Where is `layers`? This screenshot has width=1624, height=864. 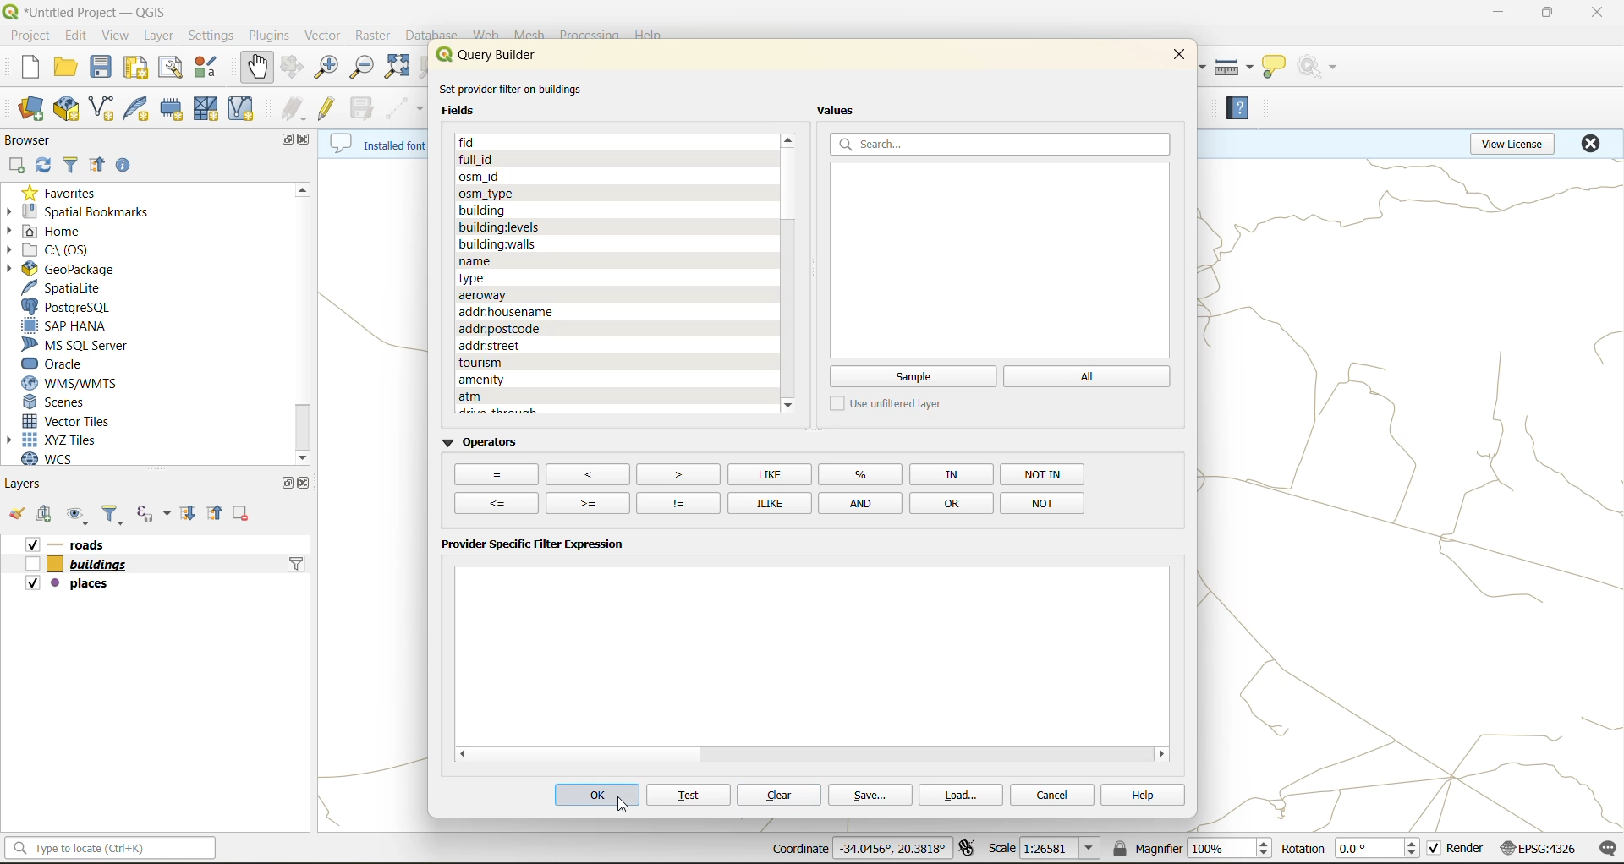
layers is located at coordinates (95, 543).